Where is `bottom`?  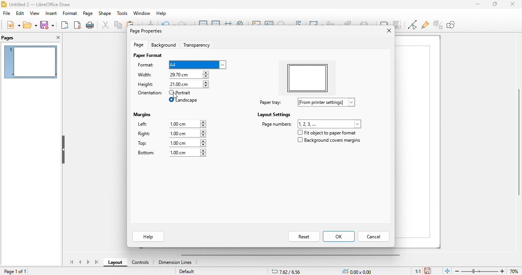 bottom is located at coordinates (170, 153).